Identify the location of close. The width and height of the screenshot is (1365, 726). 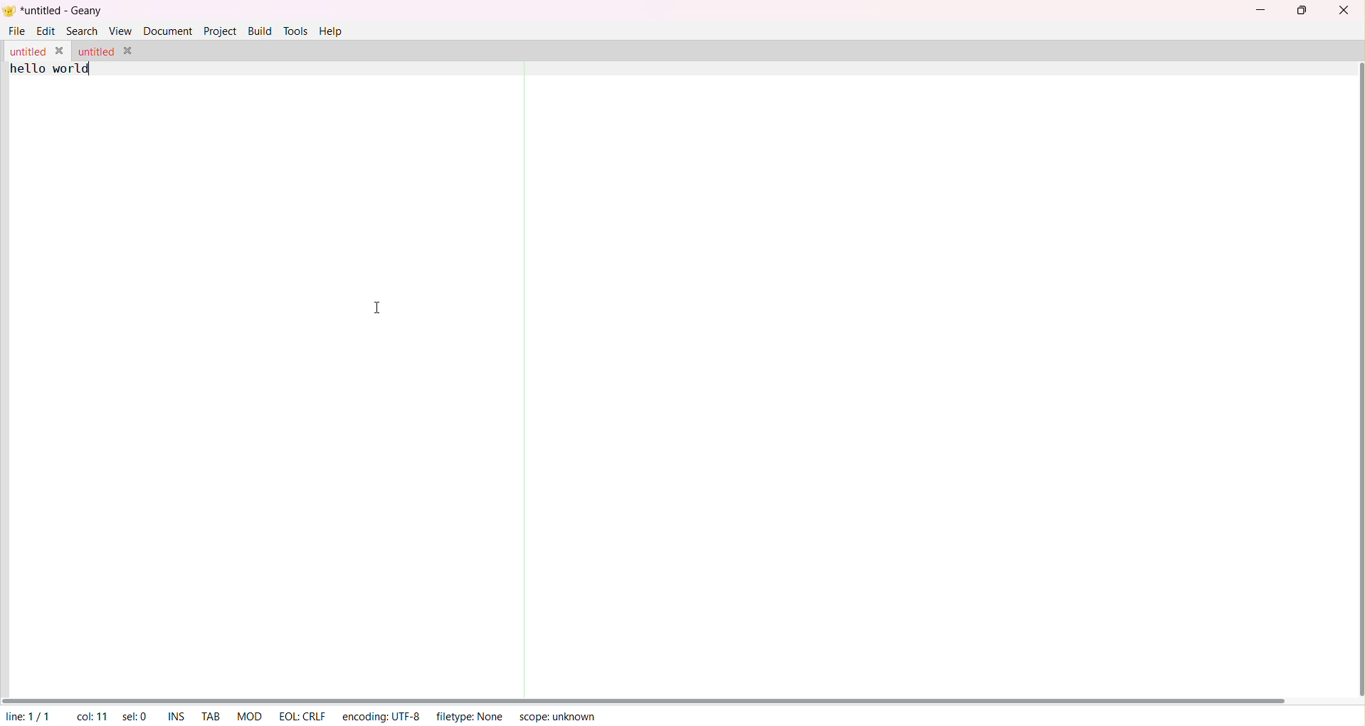
(1344, 10).